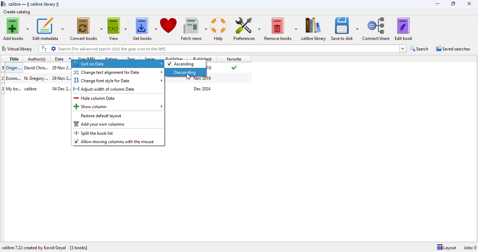  What do you see at coordinates (3, 78) in the screenshot?
I see `2` at bounding box center [3, 78].